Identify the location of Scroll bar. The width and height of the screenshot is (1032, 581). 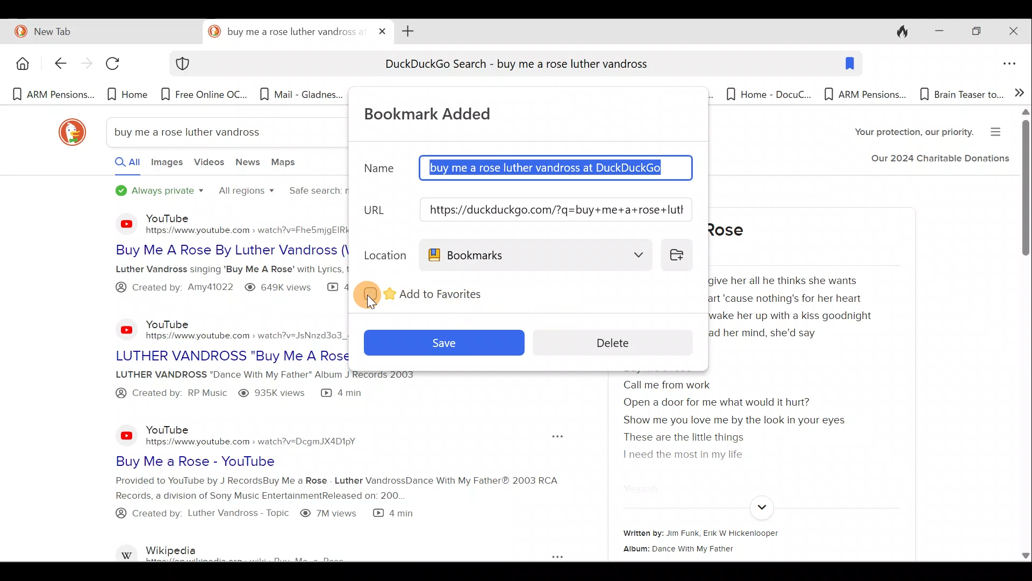
(1024, 336).